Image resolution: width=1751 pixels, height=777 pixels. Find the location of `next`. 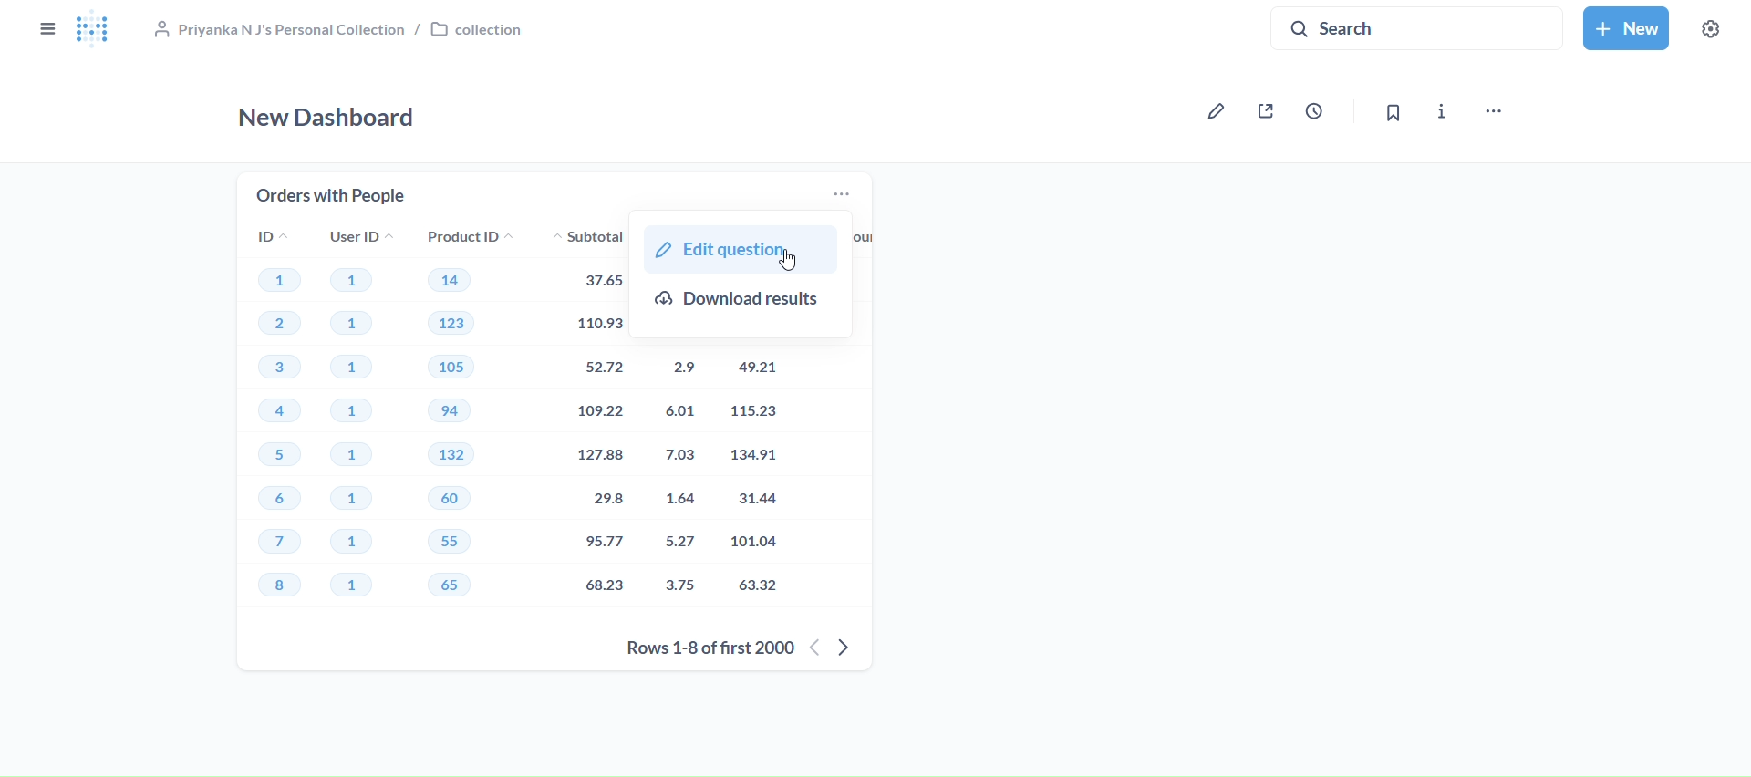

next is located at coordinates (845, 647).